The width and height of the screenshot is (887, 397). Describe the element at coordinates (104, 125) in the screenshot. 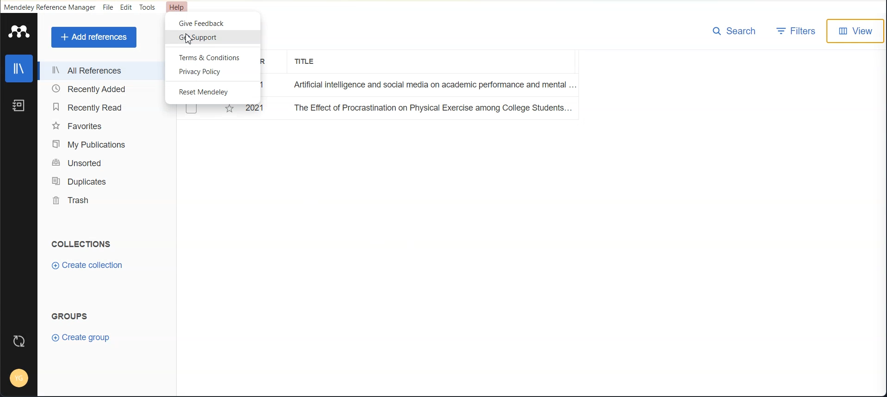

I see `Favorites` at that location.